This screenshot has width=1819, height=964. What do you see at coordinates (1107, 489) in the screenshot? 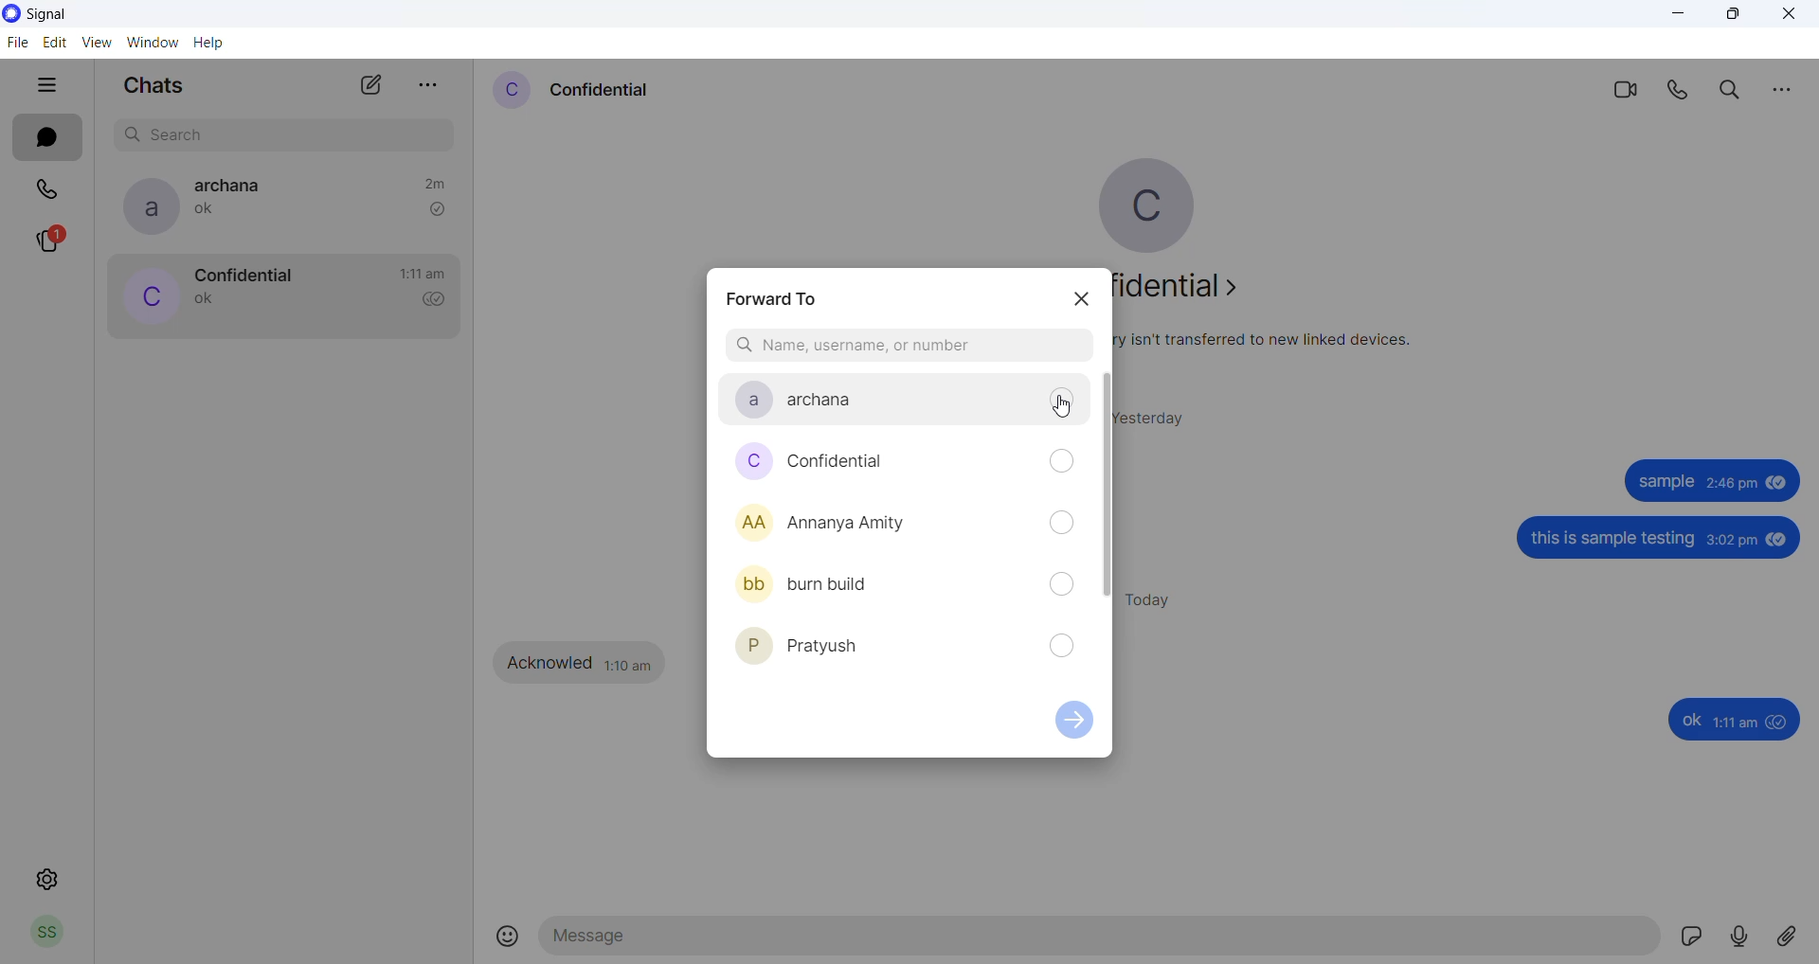
I see `scrollbar` at bounding box center [1107, 489].